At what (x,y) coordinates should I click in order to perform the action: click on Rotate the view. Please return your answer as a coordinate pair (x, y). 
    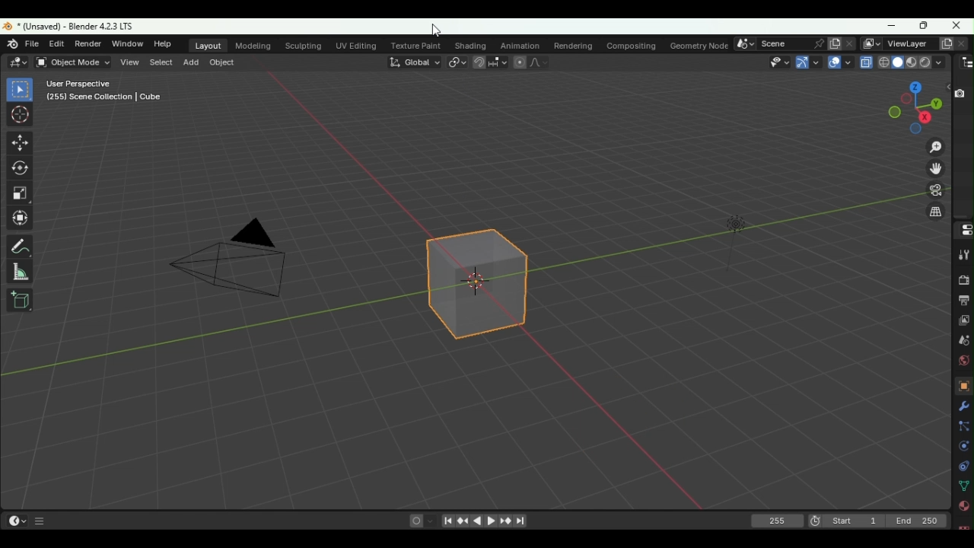
    Looking at the image, I should click on (906, 99).